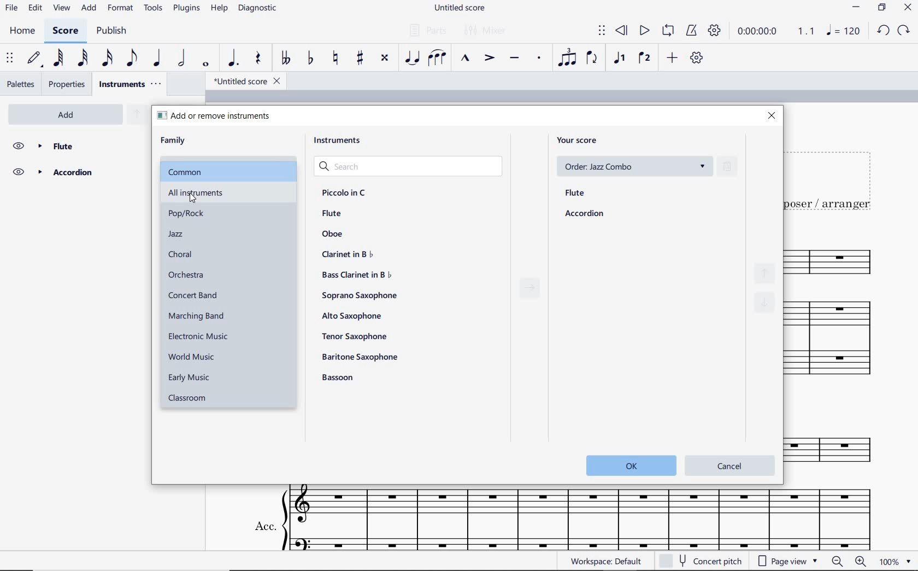 The height and width of the screenshot is (571, 918). Describe the element at coordinates (881, 8) in the screenshot. I see `RESTORE DOWN` at that location.